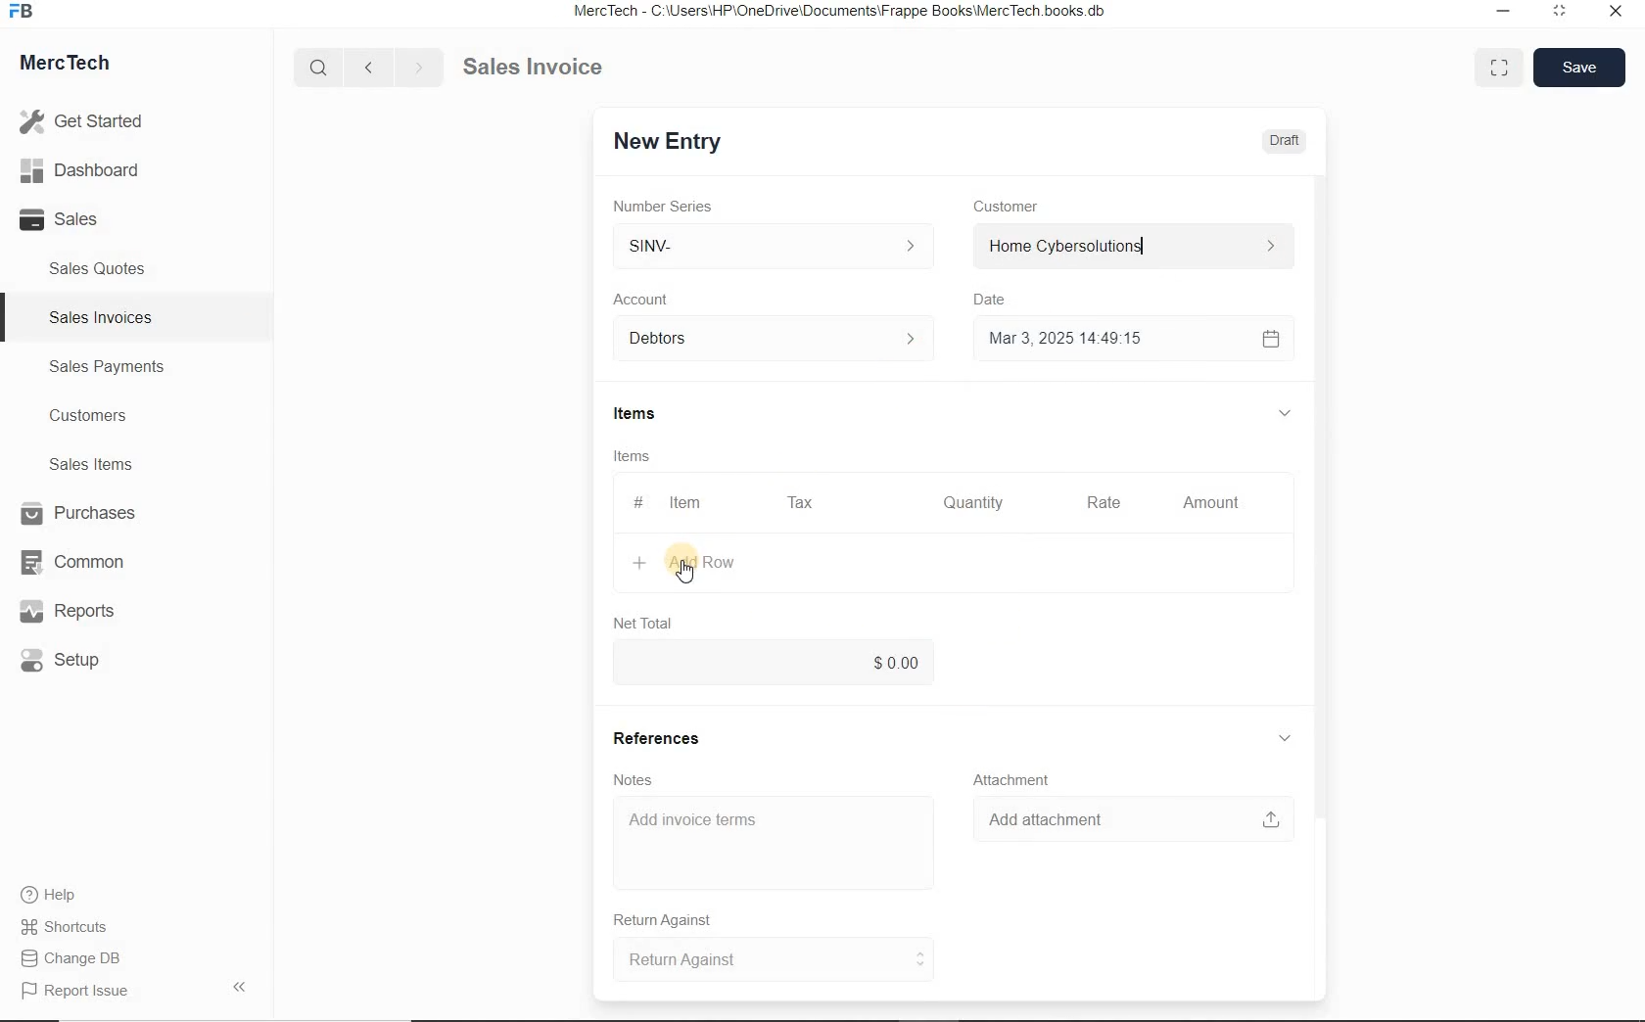  I want to click on Sales Invoices, so click(102, 317).